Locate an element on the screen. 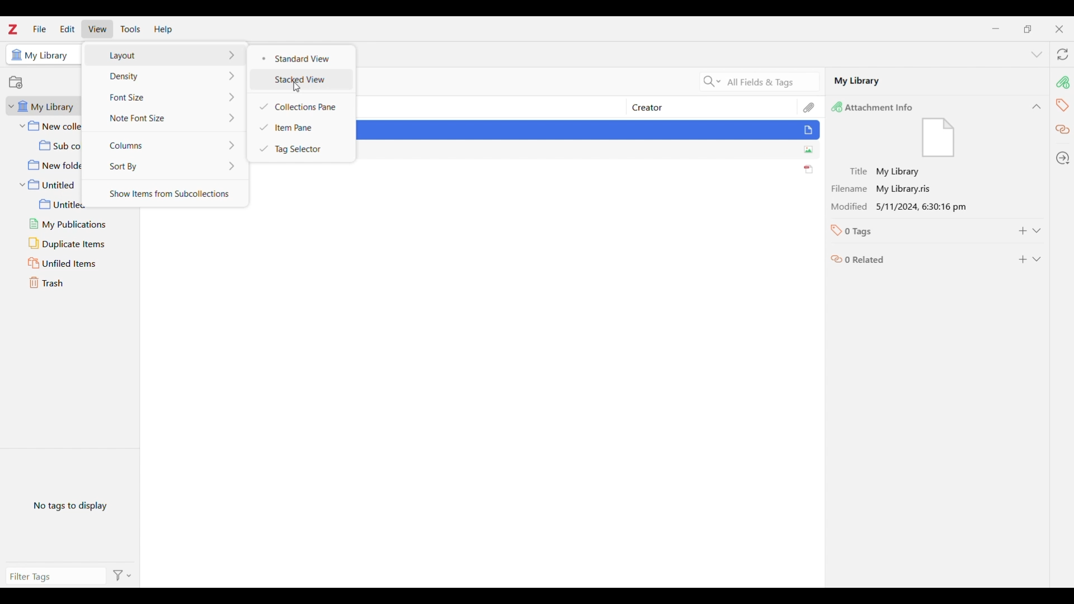 This screenshot has width=1074, height=604. Modification date and time of selected file is located at coordinates (900, 207).